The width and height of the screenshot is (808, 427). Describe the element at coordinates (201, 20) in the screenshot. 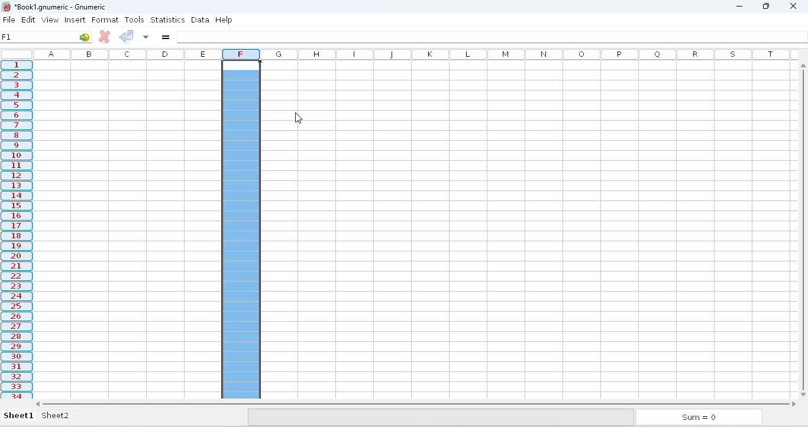

I see `data` at that location.